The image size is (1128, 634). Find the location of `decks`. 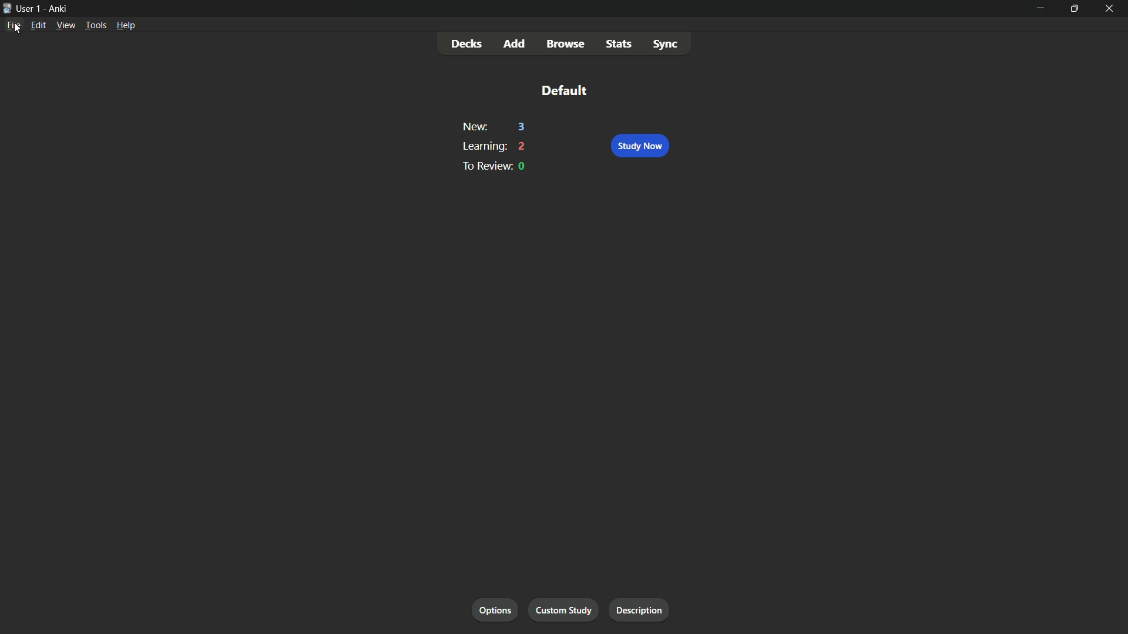

decks is located at coordinates (467, 44).